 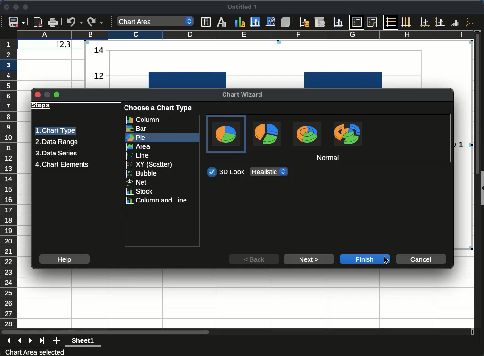 What do you see at coordinates (328, 157) in the screenshot?
I see `normal` at bounding box center [328, 157].